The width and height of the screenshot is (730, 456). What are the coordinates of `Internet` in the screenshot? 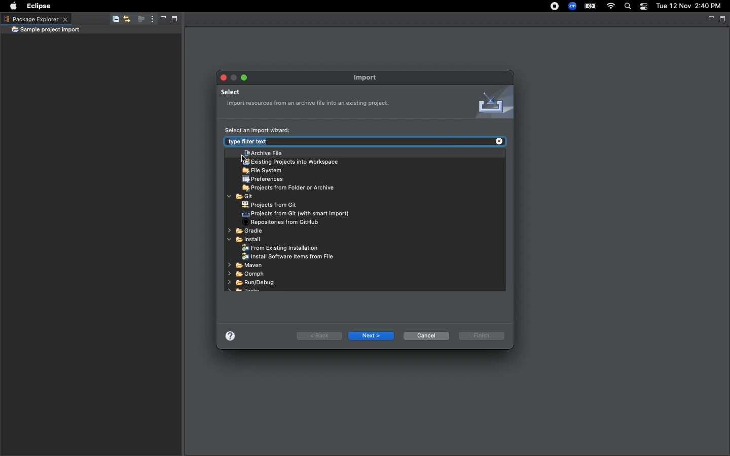 It's located at (611, 7).